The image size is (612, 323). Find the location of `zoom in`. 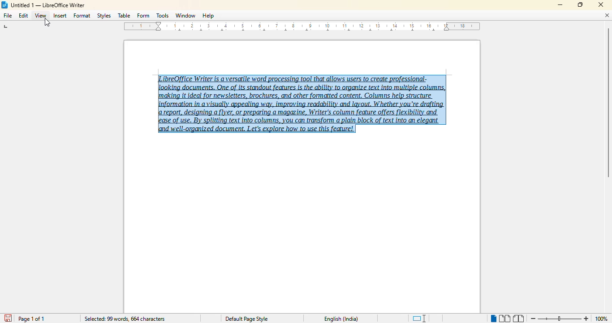

zoom in is located at coordinates (586, 319).